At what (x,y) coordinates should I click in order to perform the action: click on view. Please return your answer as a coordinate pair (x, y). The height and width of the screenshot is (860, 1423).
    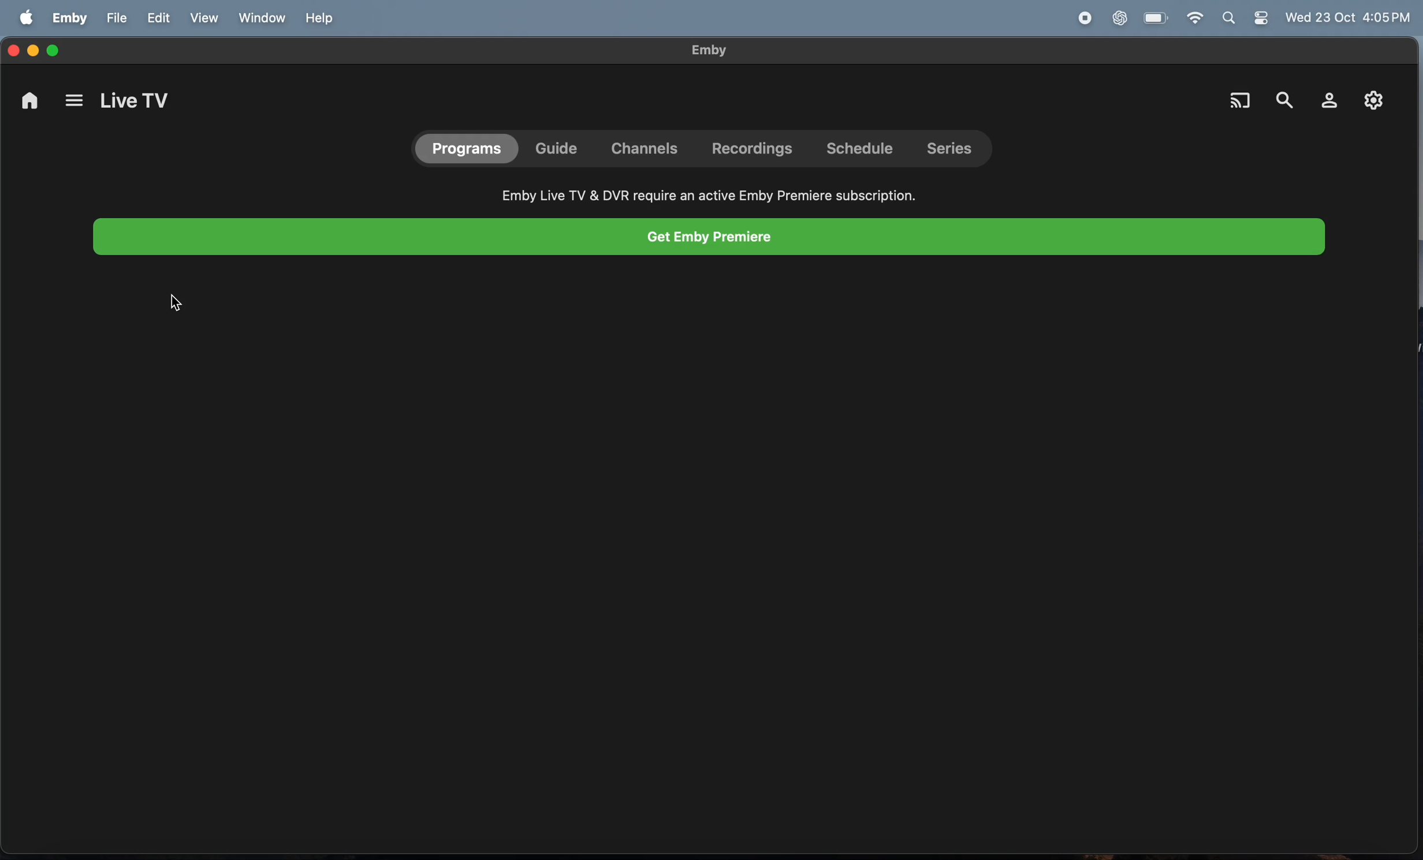
    Looking at the image, I should click on (202, 18).